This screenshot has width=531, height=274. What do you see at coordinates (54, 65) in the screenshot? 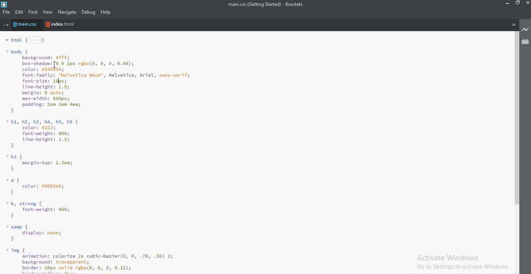
I see `cursor` at bounding box center [54, 65].